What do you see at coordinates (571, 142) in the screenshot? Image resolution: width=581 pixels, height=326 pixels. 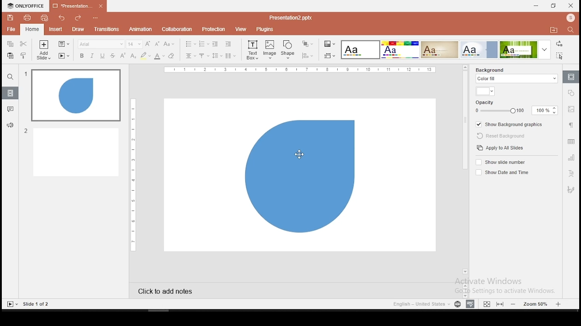 I see `table settings` at bounding box center [571, 142].